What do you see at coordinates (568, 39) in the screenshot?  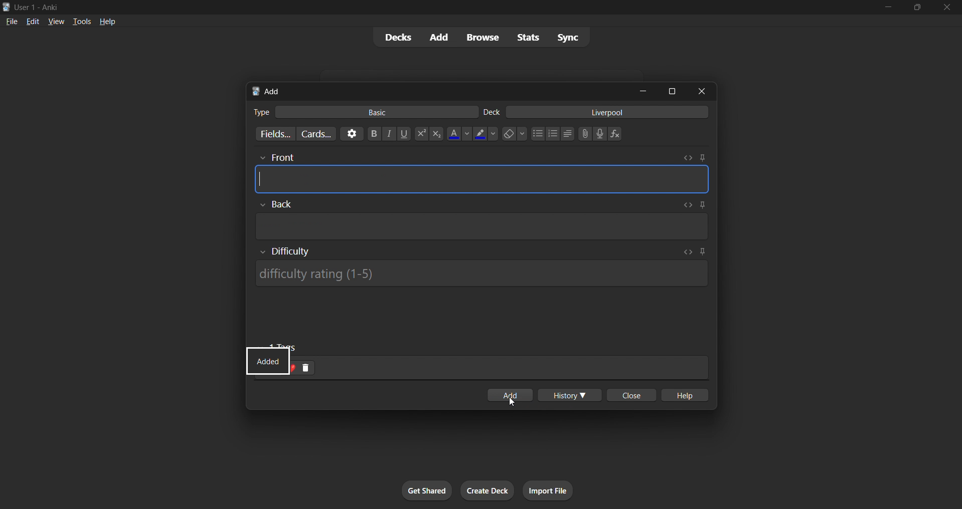 I see `sync` at bounding box center [568, 39].